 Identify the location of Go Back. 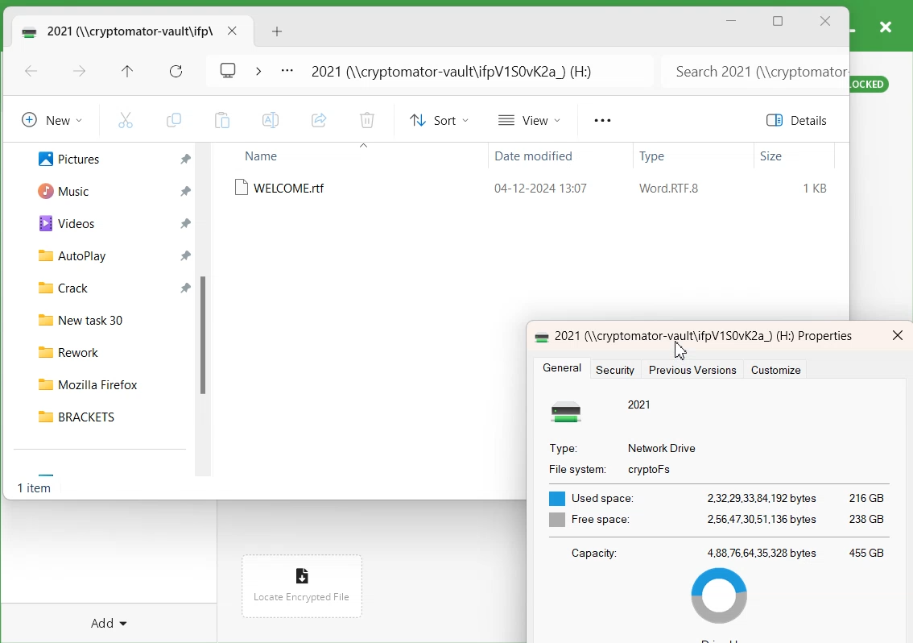
(31, 73).